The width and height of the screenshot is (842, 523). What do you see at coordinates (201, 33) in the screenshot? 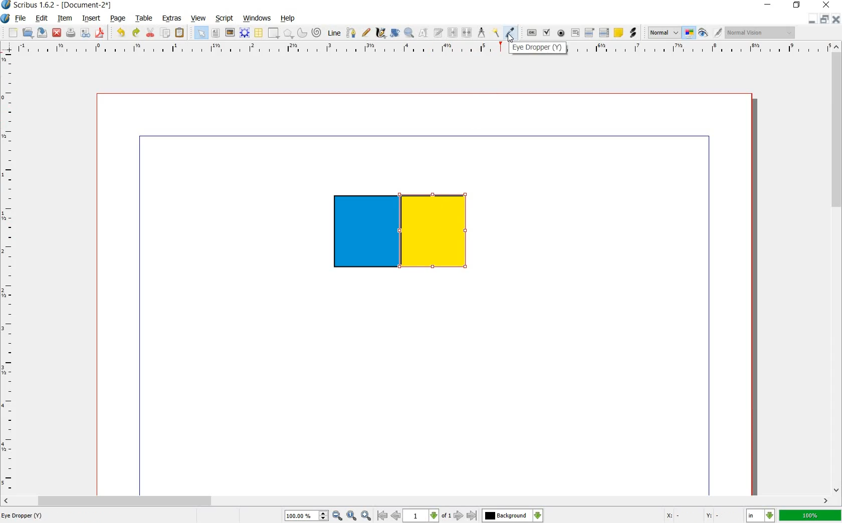
I see `text frame` at bounding box center [201, 33].